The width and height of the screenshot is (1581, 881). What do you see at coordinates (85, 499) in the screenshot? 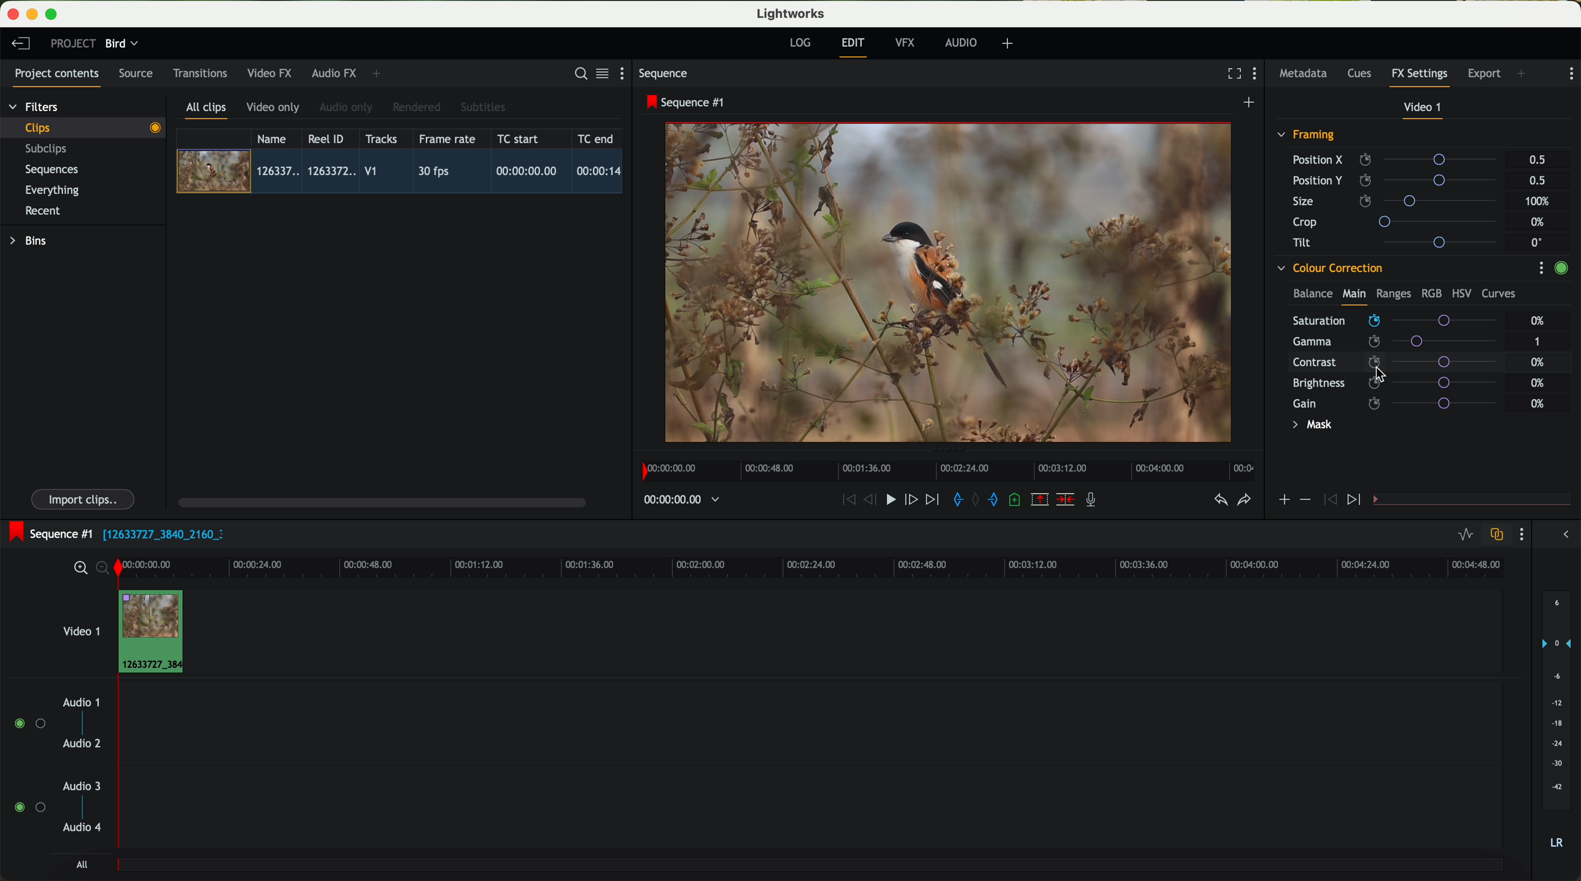
I see `import clips` at bounding box center [85, 499].